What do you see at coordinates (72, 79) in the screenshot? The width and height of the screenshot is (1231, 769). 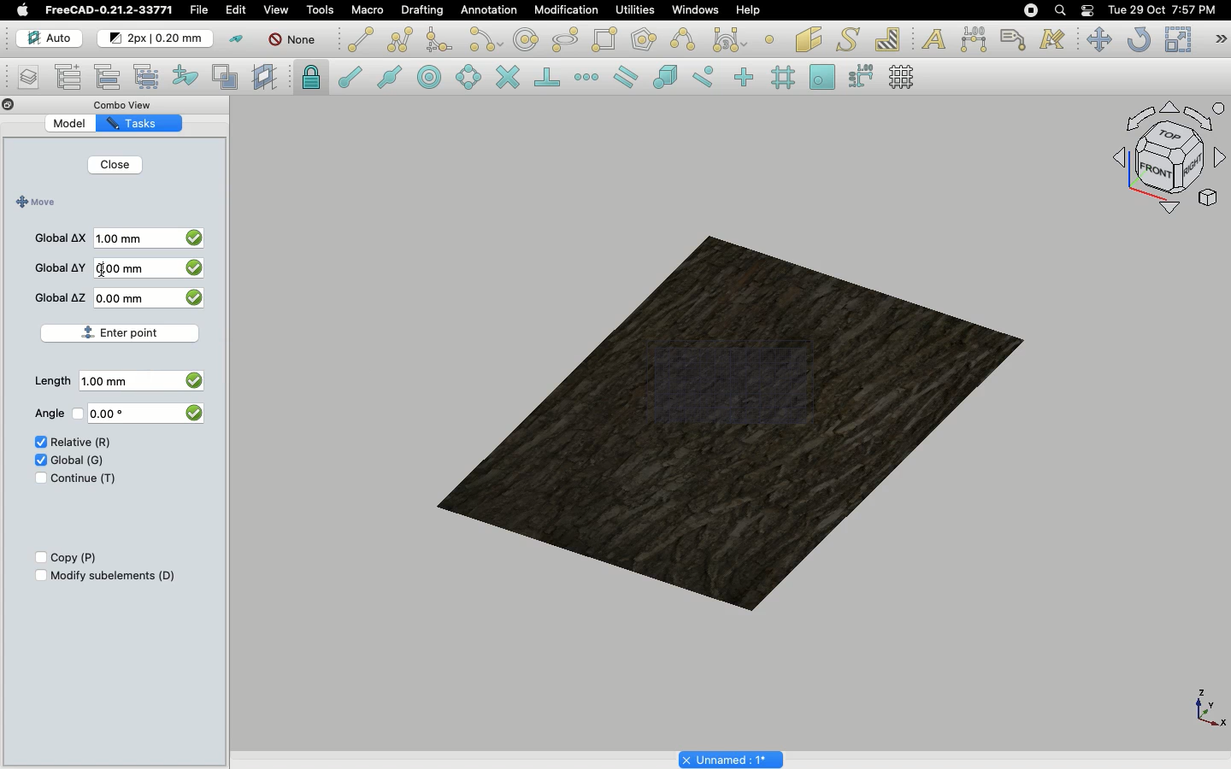 I see `Add new named group` at bounding box center [72, 79].